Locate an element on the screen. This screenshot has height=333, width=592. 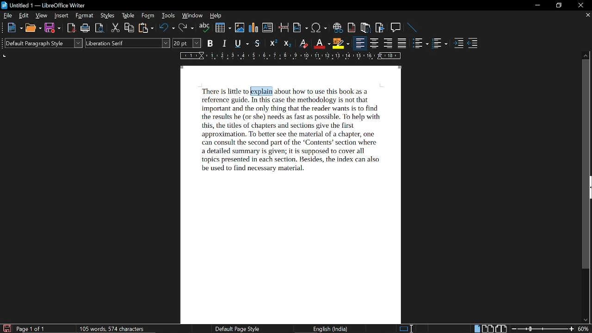
toggle unordered list is located at coordinates (439, 44).